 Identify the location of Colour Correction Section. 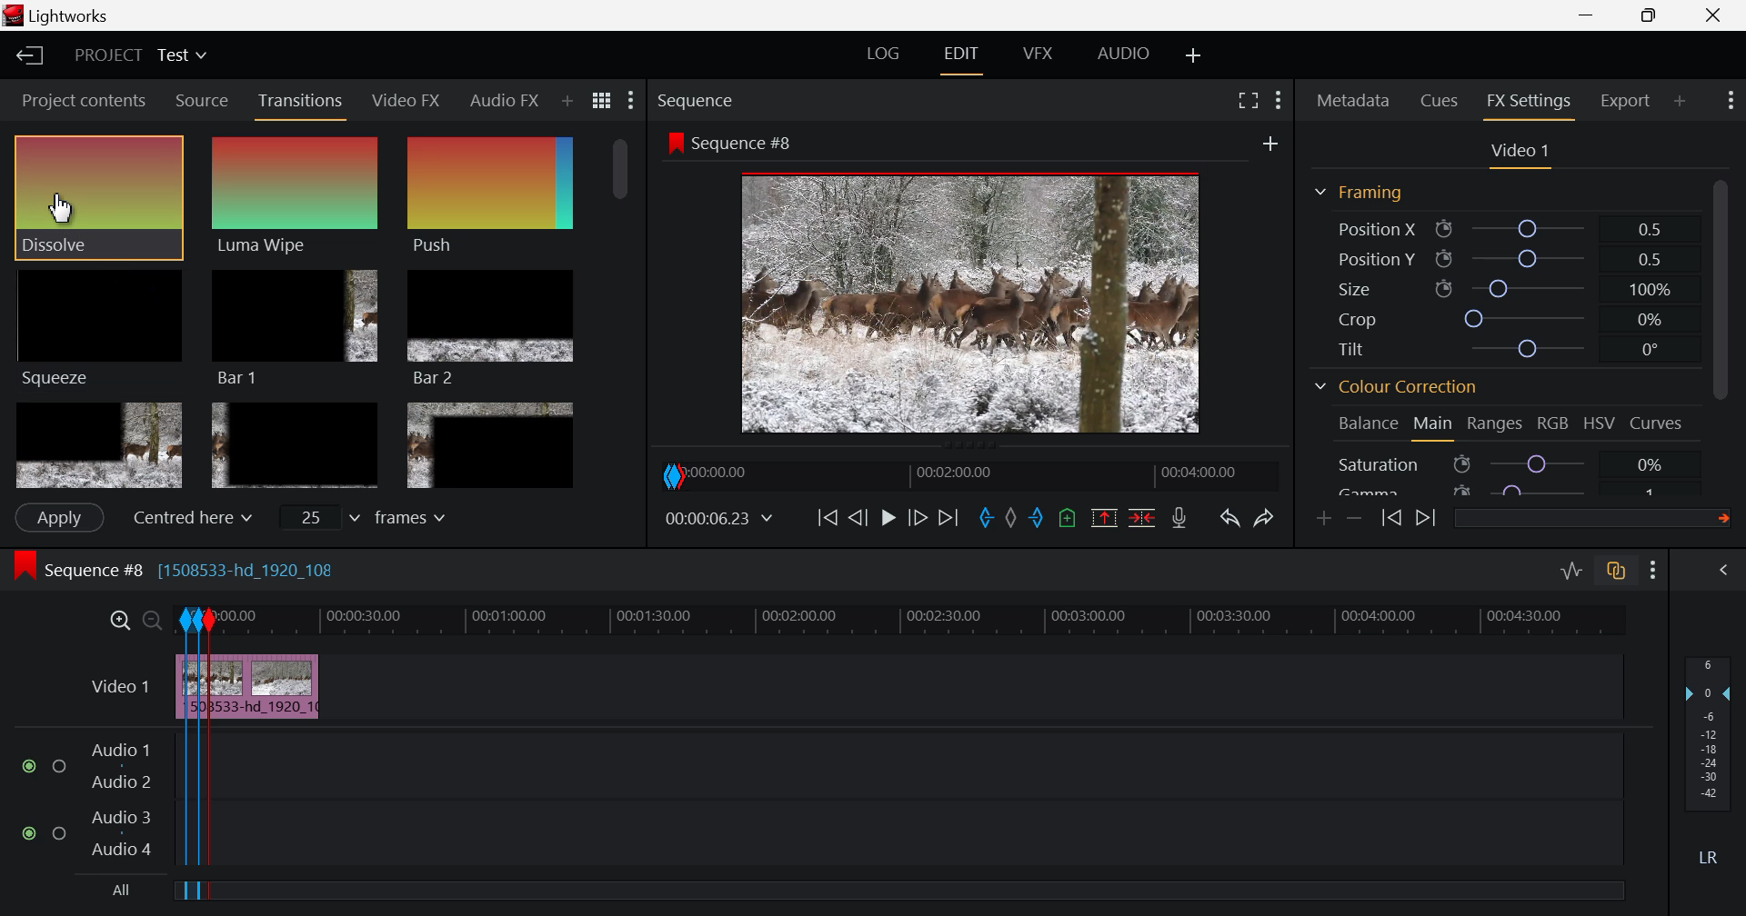
(1397, 389).